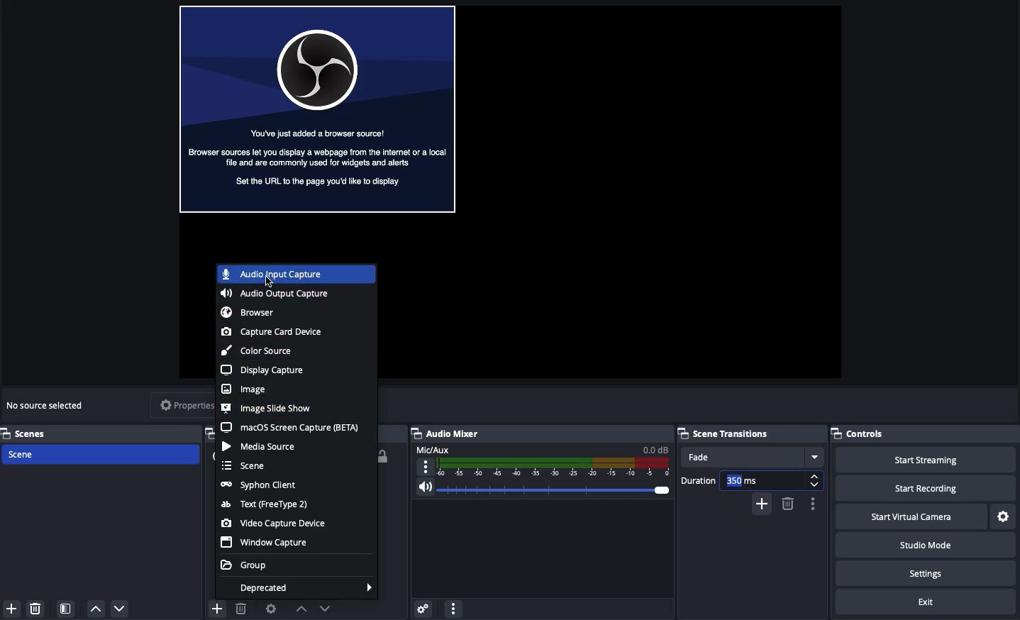 This screenshot has width=1020, height=620. What do you see at coordinates (750, 481) in the screenshot?
I see `Duration` at bounding box center [750, 481].